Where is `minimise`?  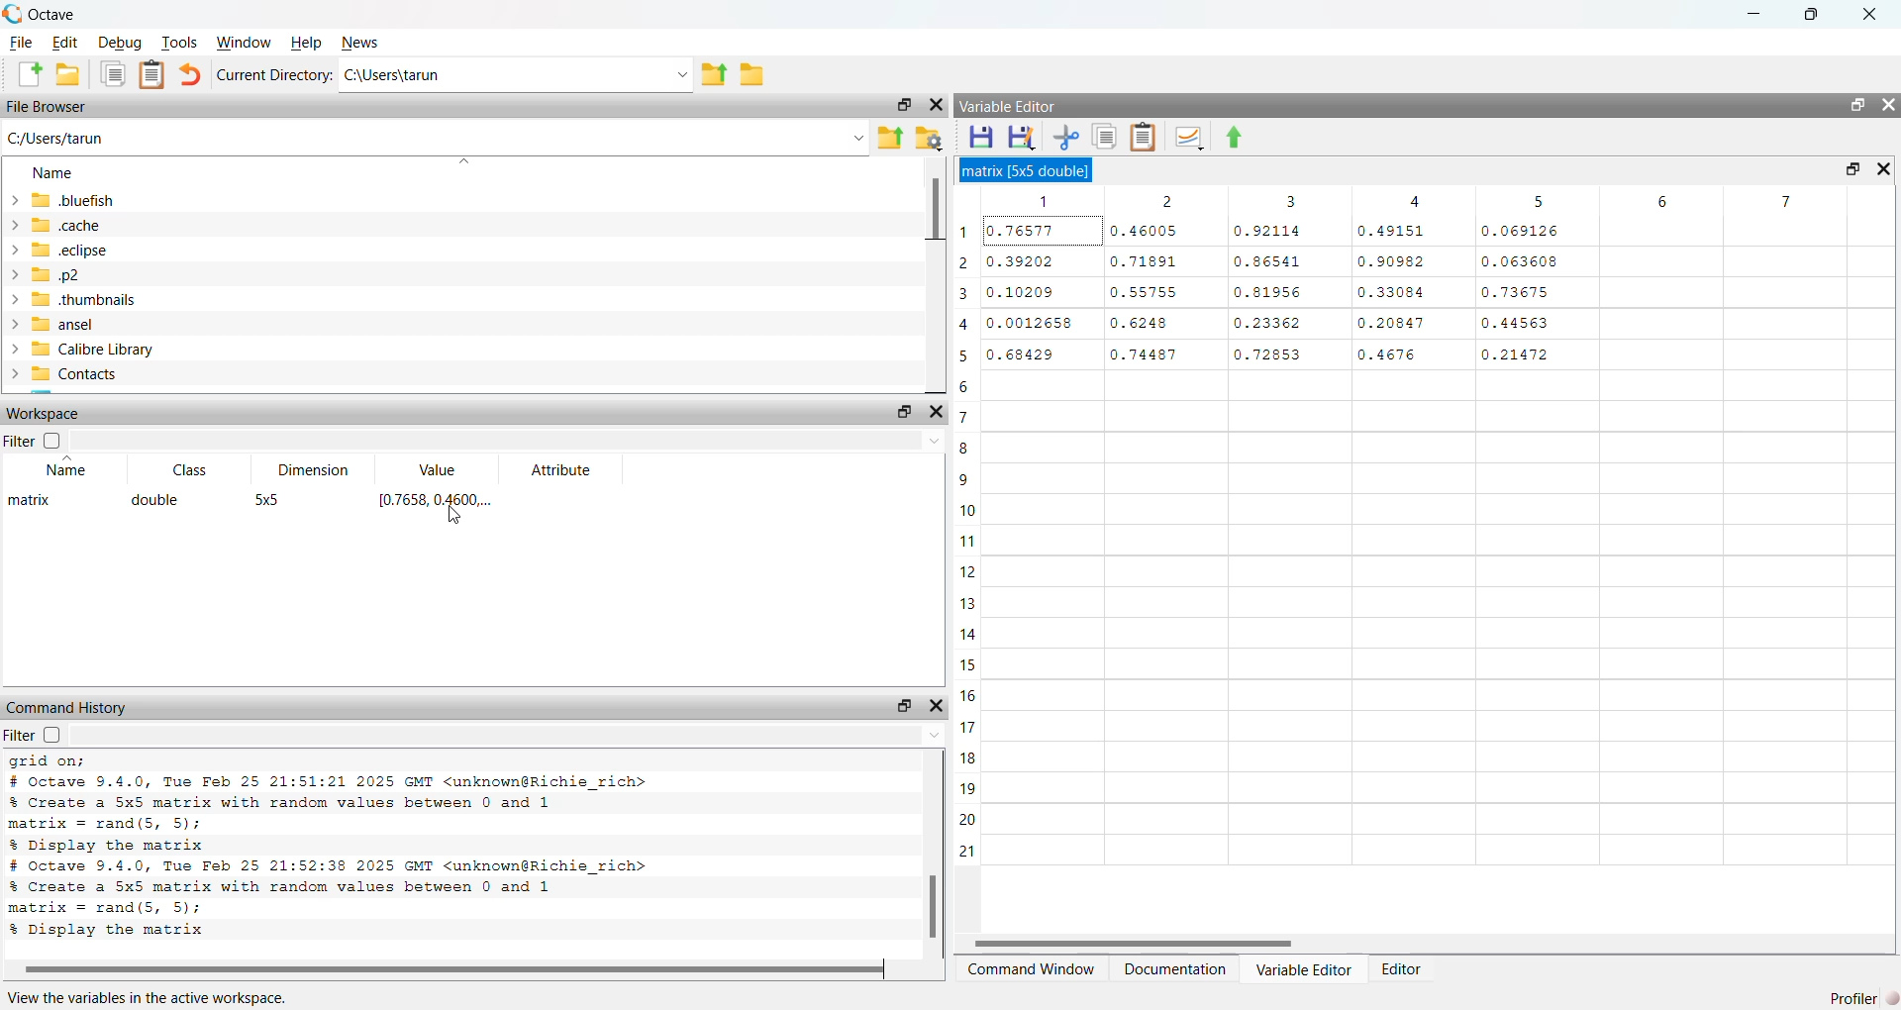
minimise is located at coordinates (1749, 12).